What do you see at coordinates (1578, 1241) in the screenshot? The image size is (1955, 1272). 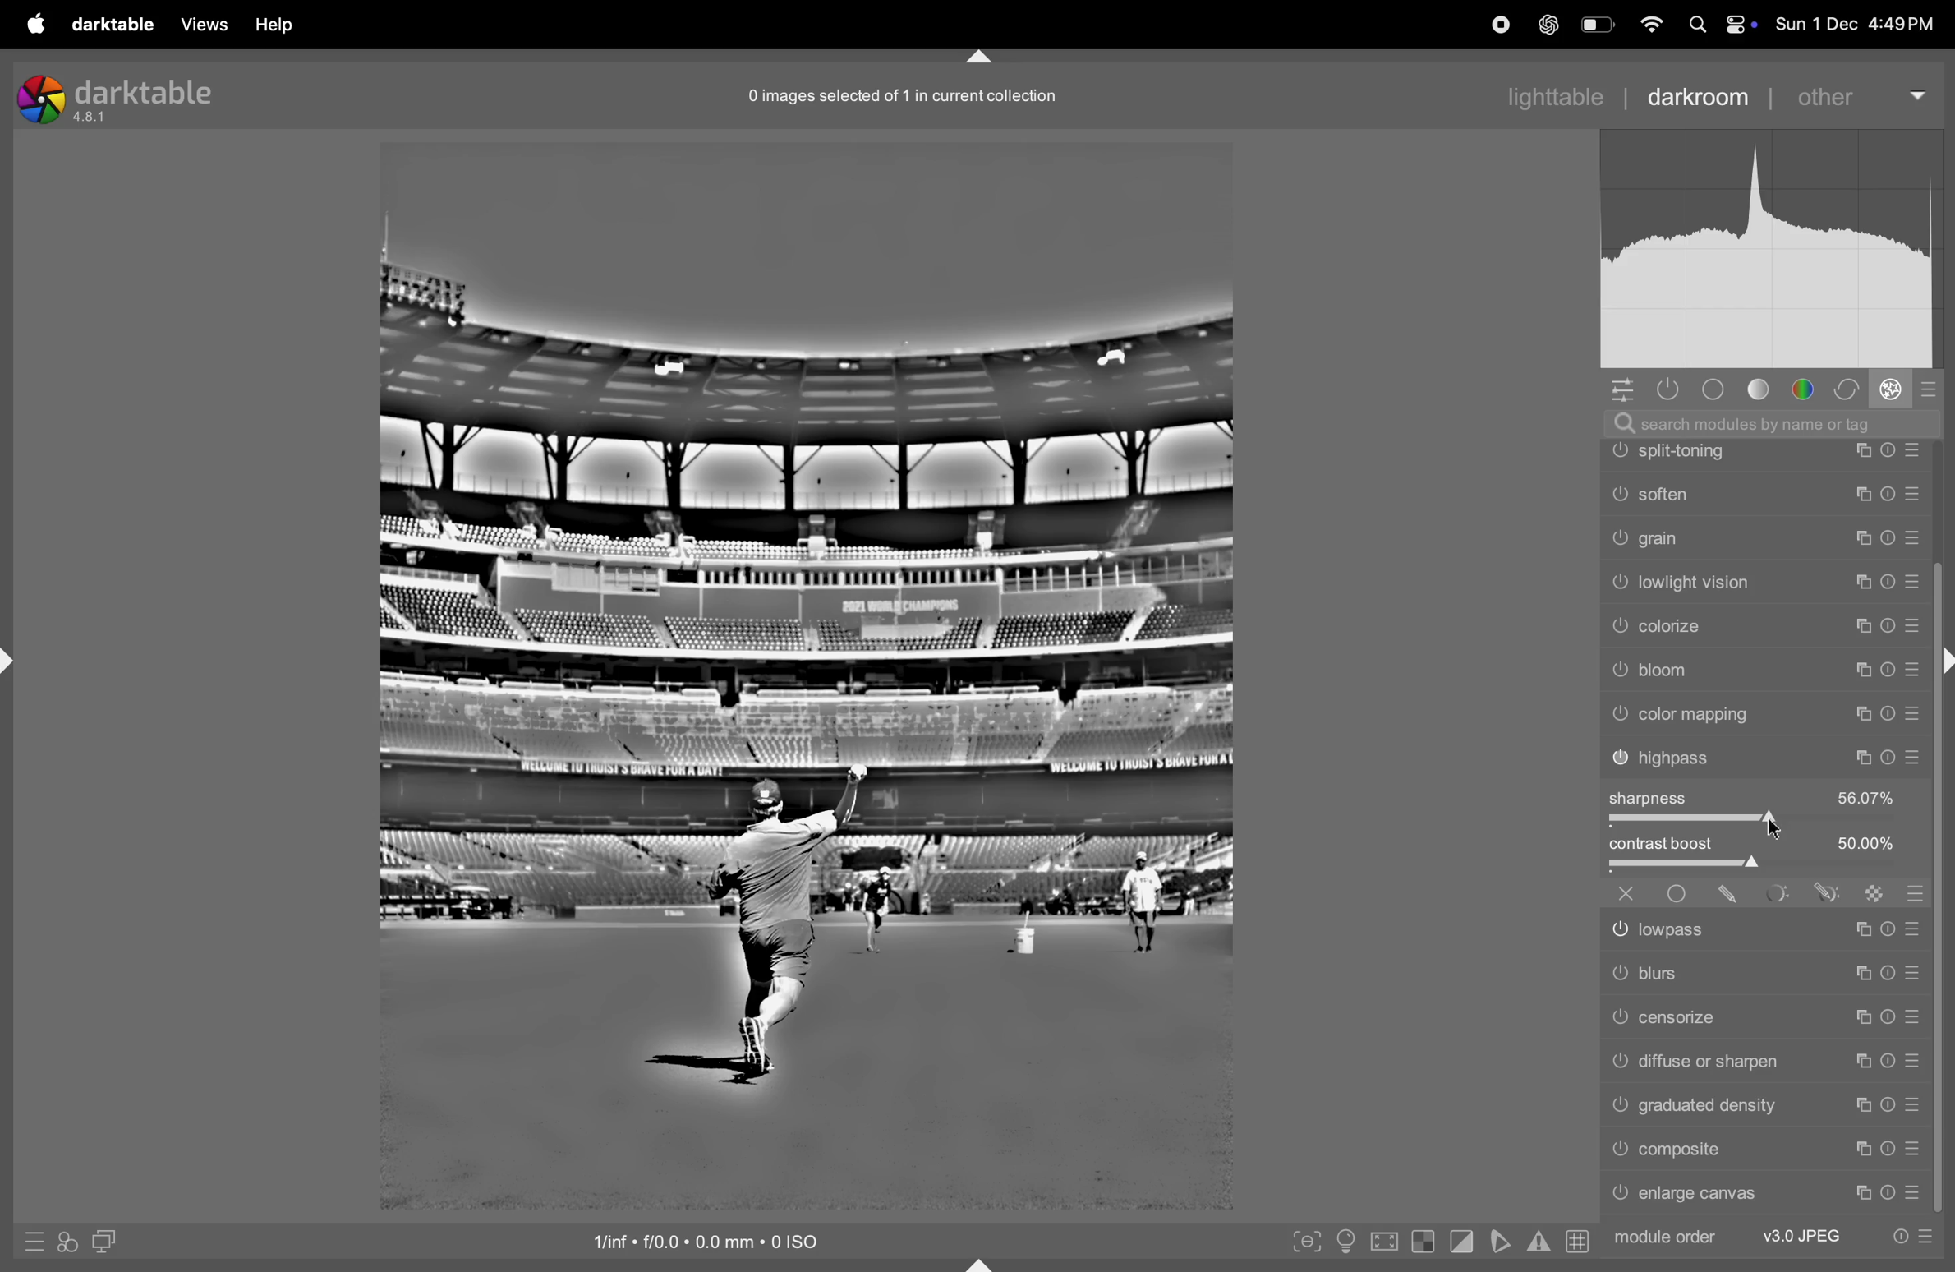 I see `toggle guidelines` at bounding box center [1578, 1241].